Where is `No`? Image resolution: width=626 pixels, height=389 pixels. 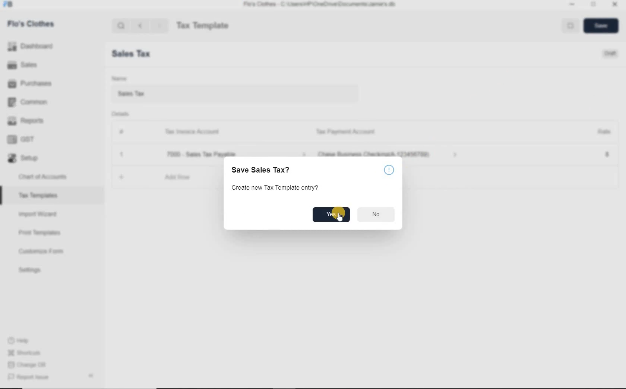
No is located at coordinates (376, 214).